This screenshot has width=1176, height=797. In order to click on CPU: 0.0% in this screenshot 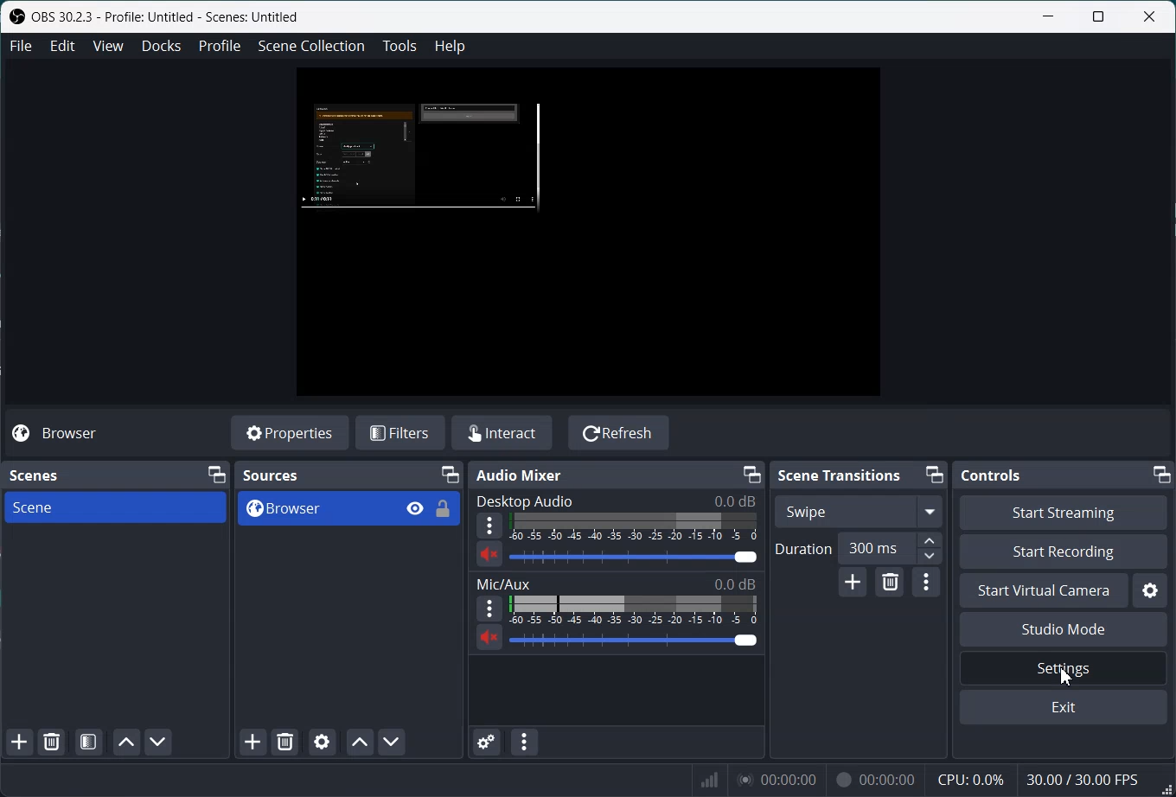, I will do `click(973, 780)`.